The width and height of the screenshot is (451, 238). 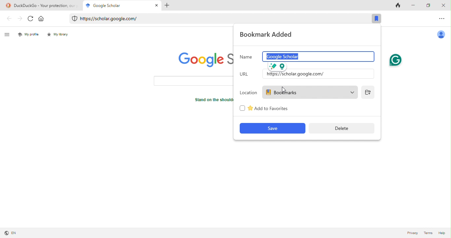 What do you see at coordinates (376, 19) in the screenshot?
I see `bookmark` at bounding box center [376, 19].